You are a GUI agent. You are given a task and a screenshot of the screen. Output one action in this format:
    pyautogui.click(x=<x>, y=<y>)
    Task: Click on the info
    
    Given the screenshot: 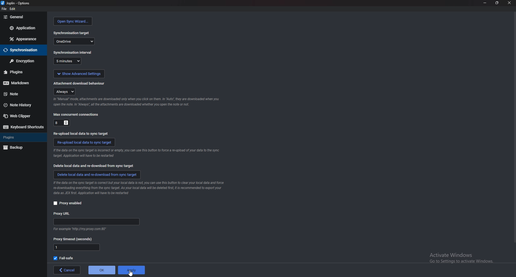 What is the action you would take?
    pyautogui.click(x=136, y=153)
    